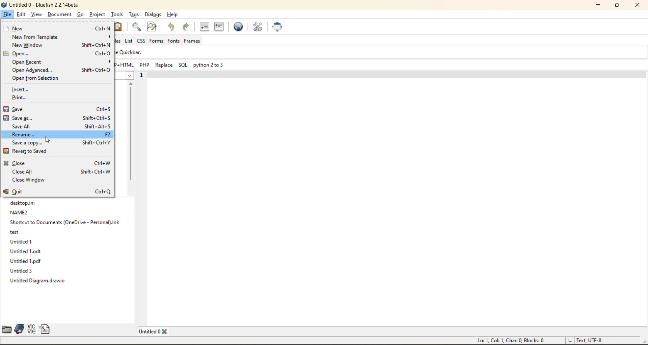  I want to click on undo, so click(172, 28).